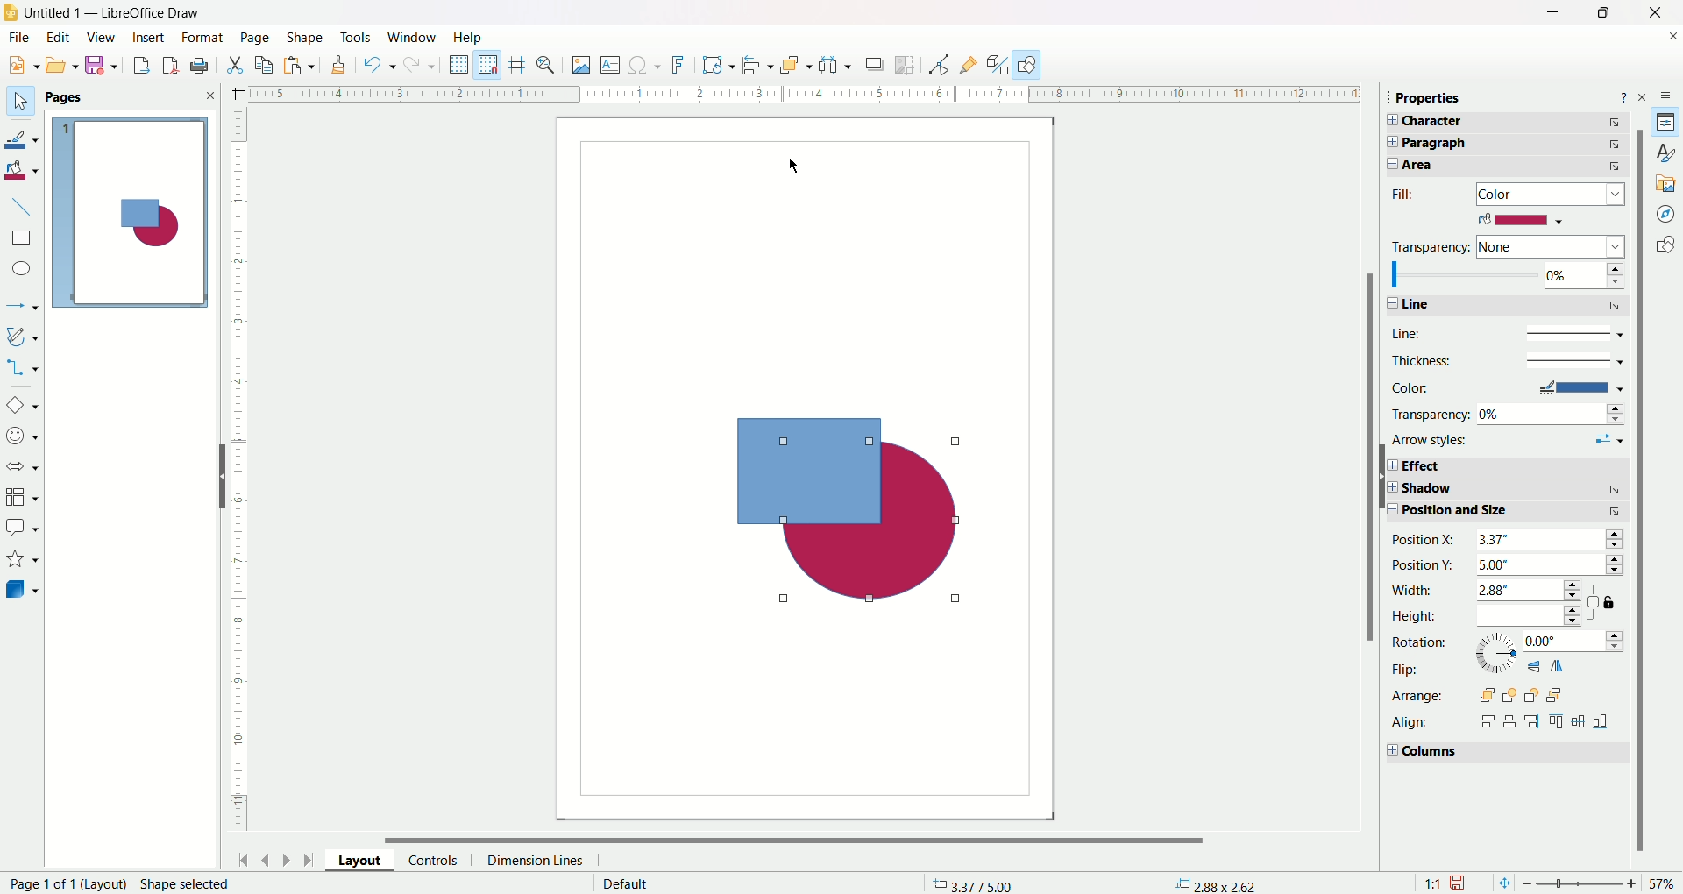  Describe the element at coordinates (112, 11) in the screenshot. I see `title` at that location.